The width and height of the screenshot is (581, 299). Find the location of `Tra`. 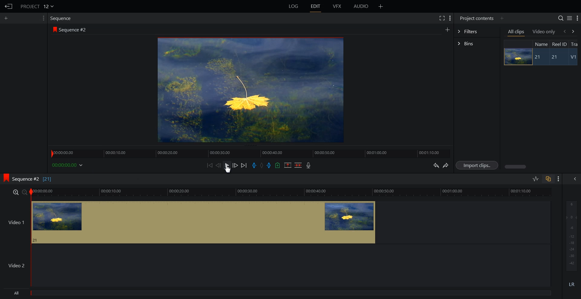

Tra is located at coordinates (575, 44).